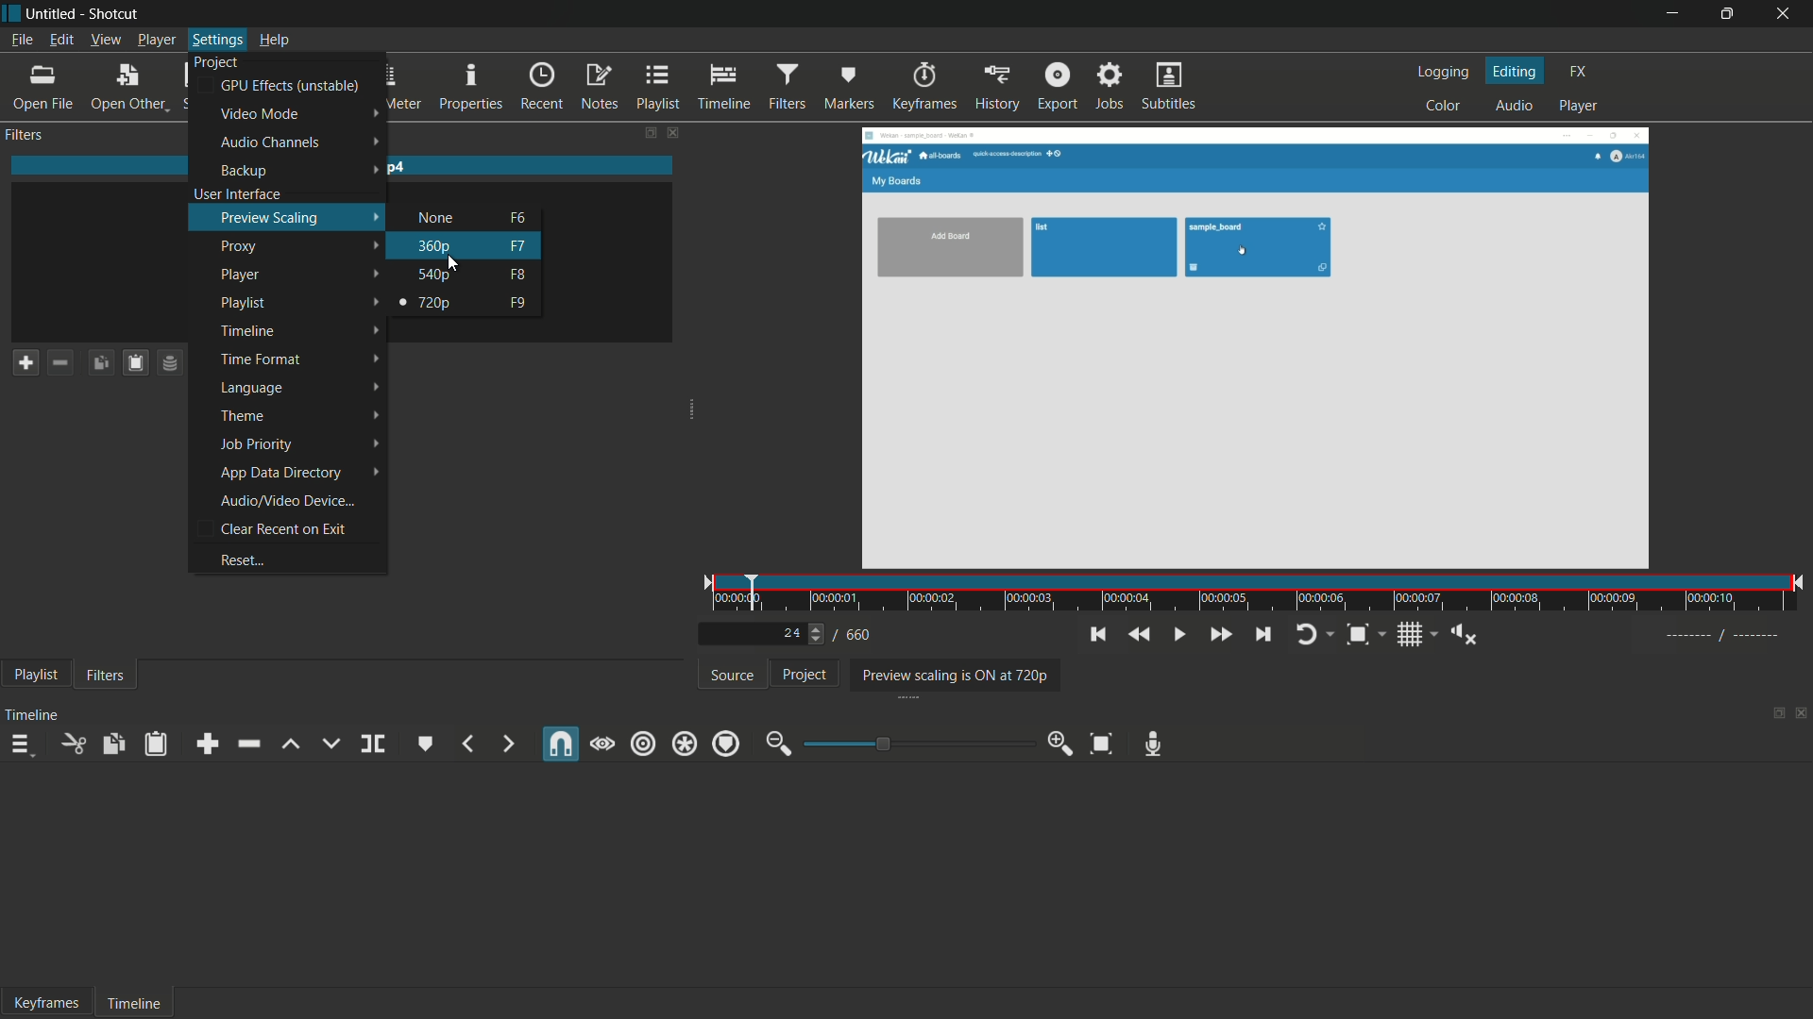  Describe the element at coordinates (925, 86) in the screenshot. I see `keyframes` at that location.